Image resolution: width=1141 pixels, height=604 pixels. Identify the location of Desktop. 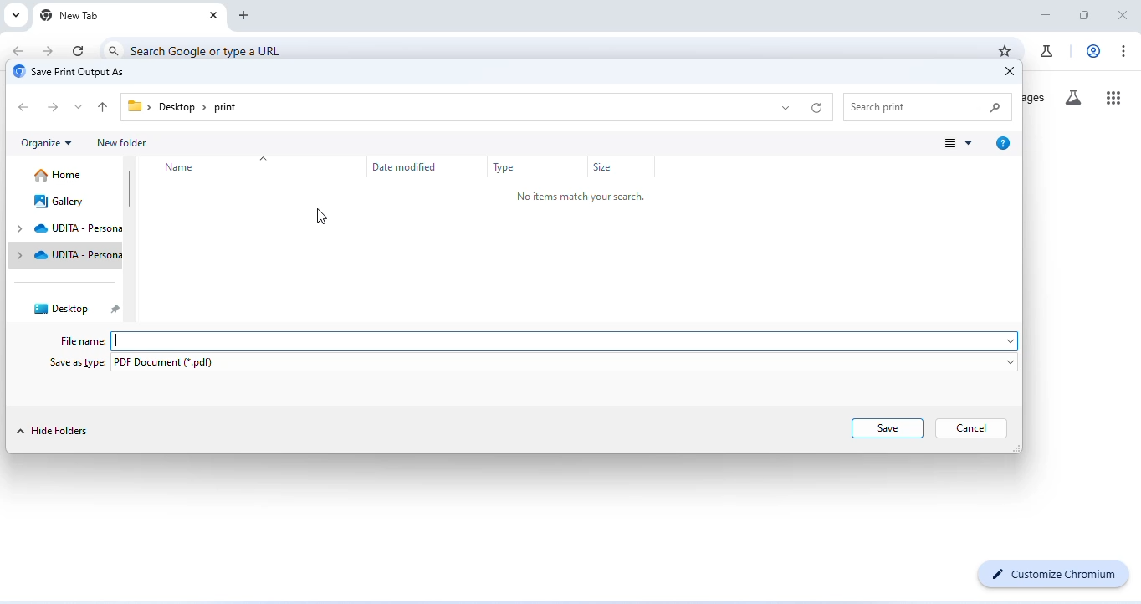
(177, 108).